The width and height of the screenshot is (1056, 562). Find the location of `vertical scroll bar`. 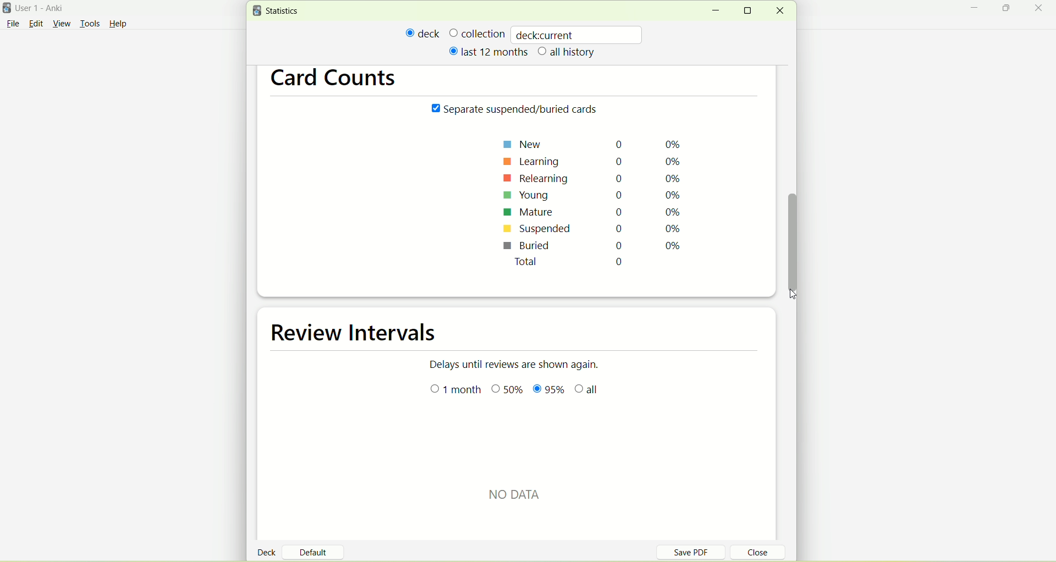

vertical scroll bar is located at coordinates (795, 239).